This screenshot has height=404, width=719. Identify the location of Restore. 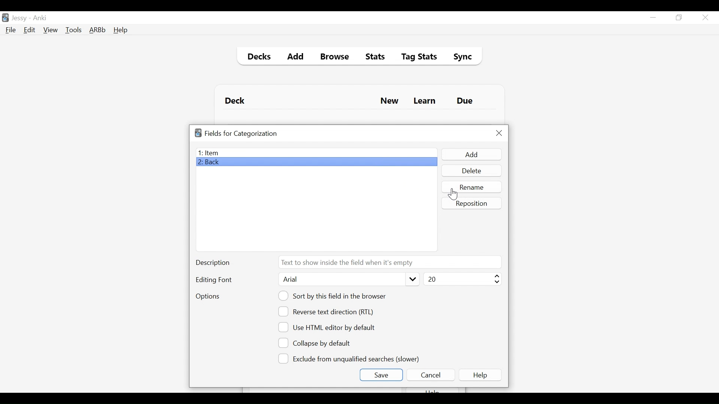
(679, 18).